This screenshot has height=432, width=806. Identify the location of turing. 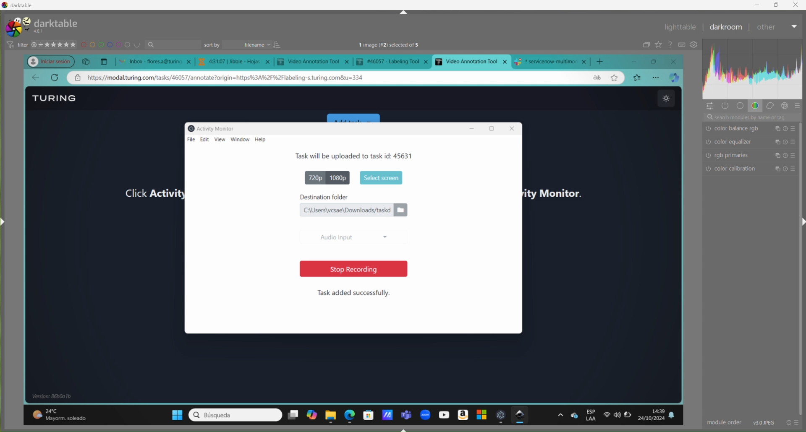
(51, 26).